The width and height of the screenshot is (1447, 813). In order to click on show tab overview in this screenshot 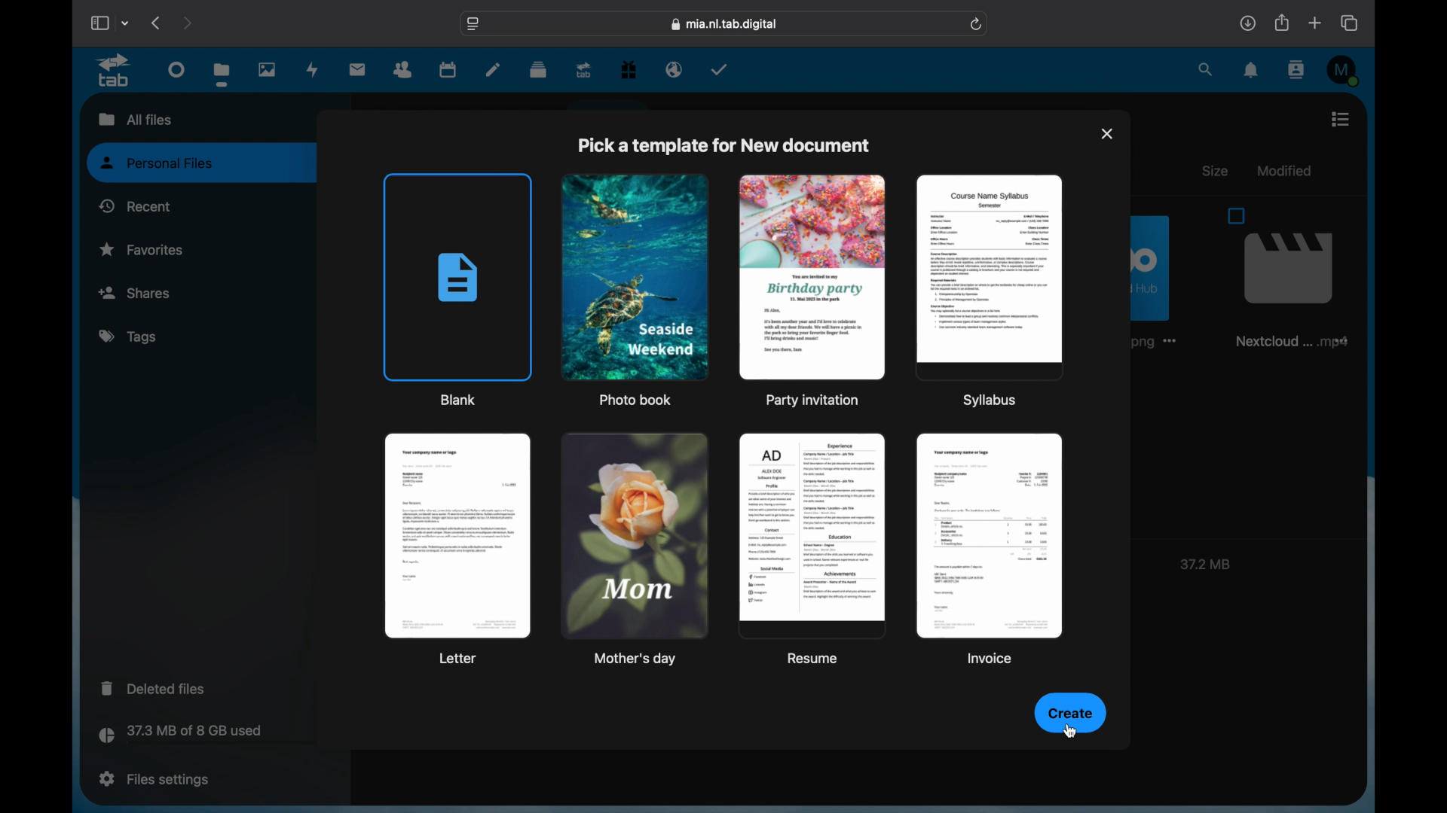, I will do `click(1351, 23)`.